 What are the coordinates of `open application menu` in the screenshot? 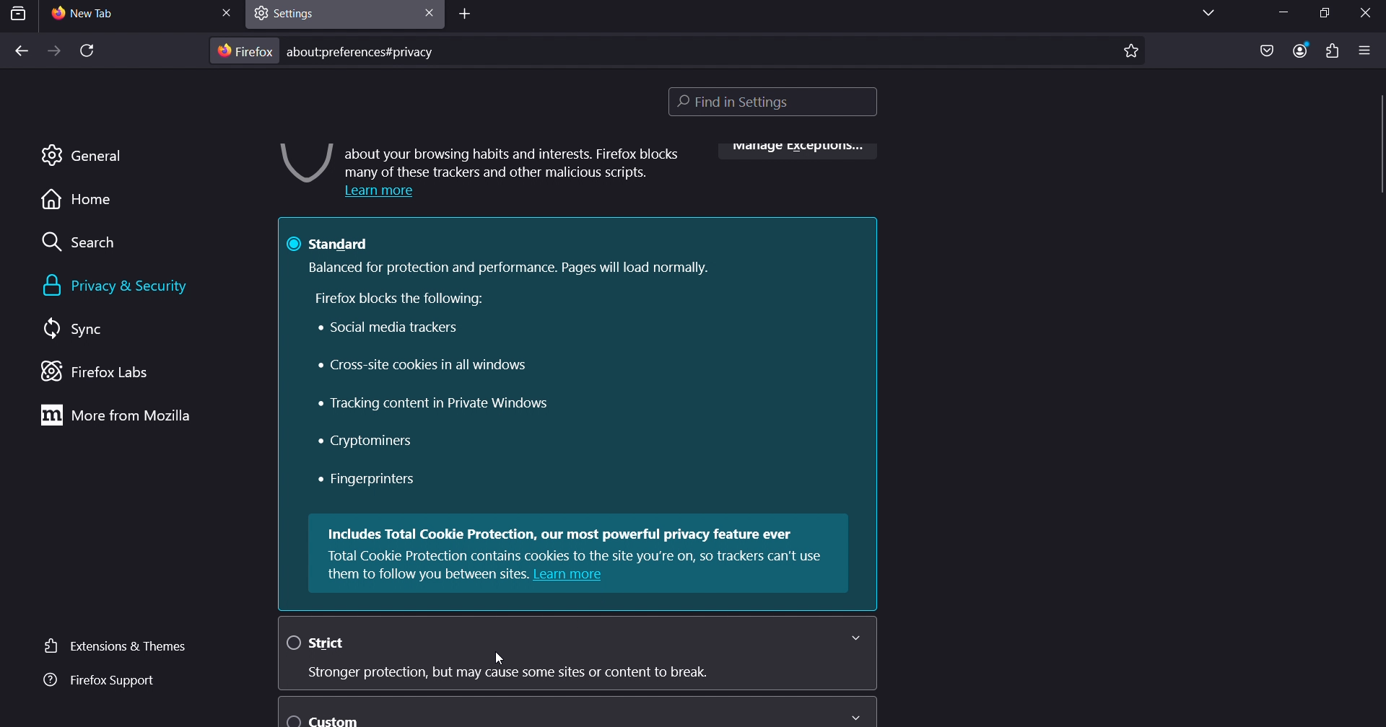 It's located at (1365, 50).